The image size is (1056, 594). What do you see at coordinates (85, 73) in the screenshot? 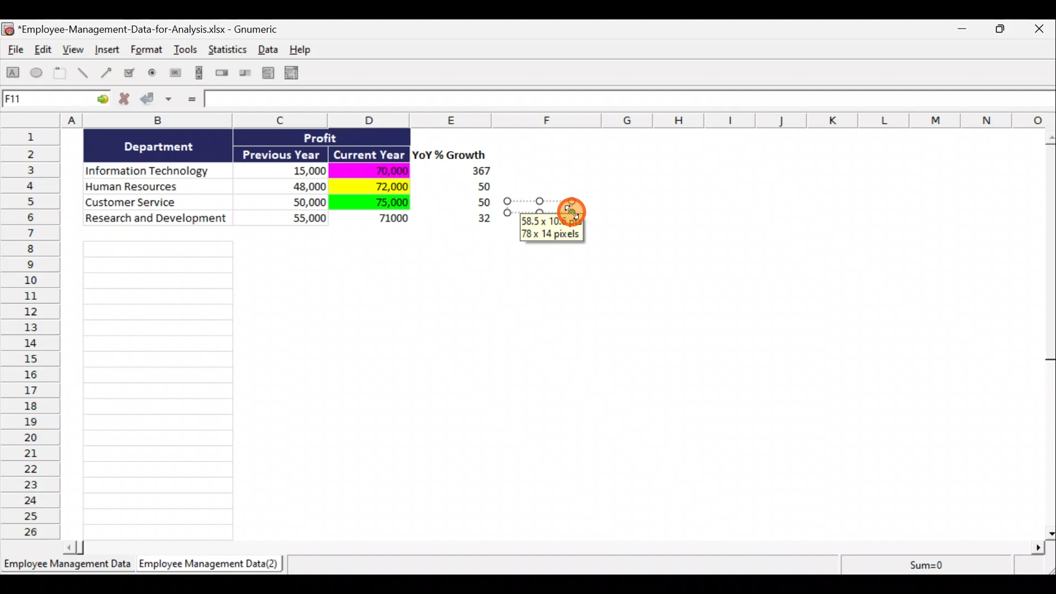
I see `Create a line object` at bounding box center [85, 73].